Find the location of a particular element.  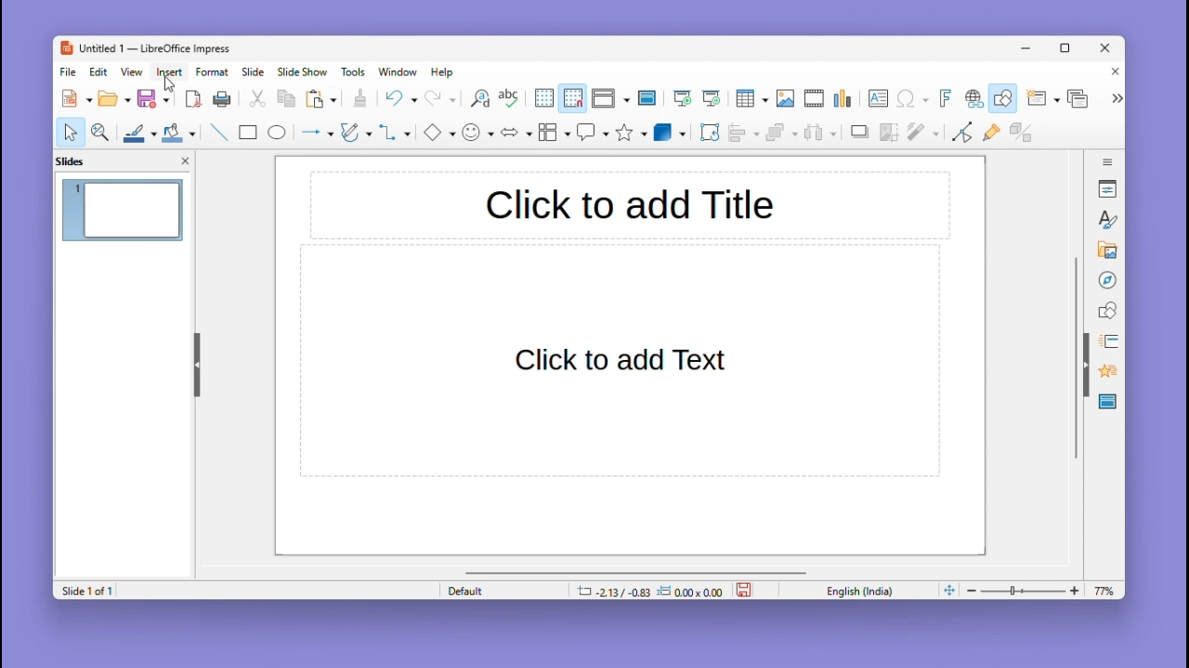

close is located at coordinates (185, 160).